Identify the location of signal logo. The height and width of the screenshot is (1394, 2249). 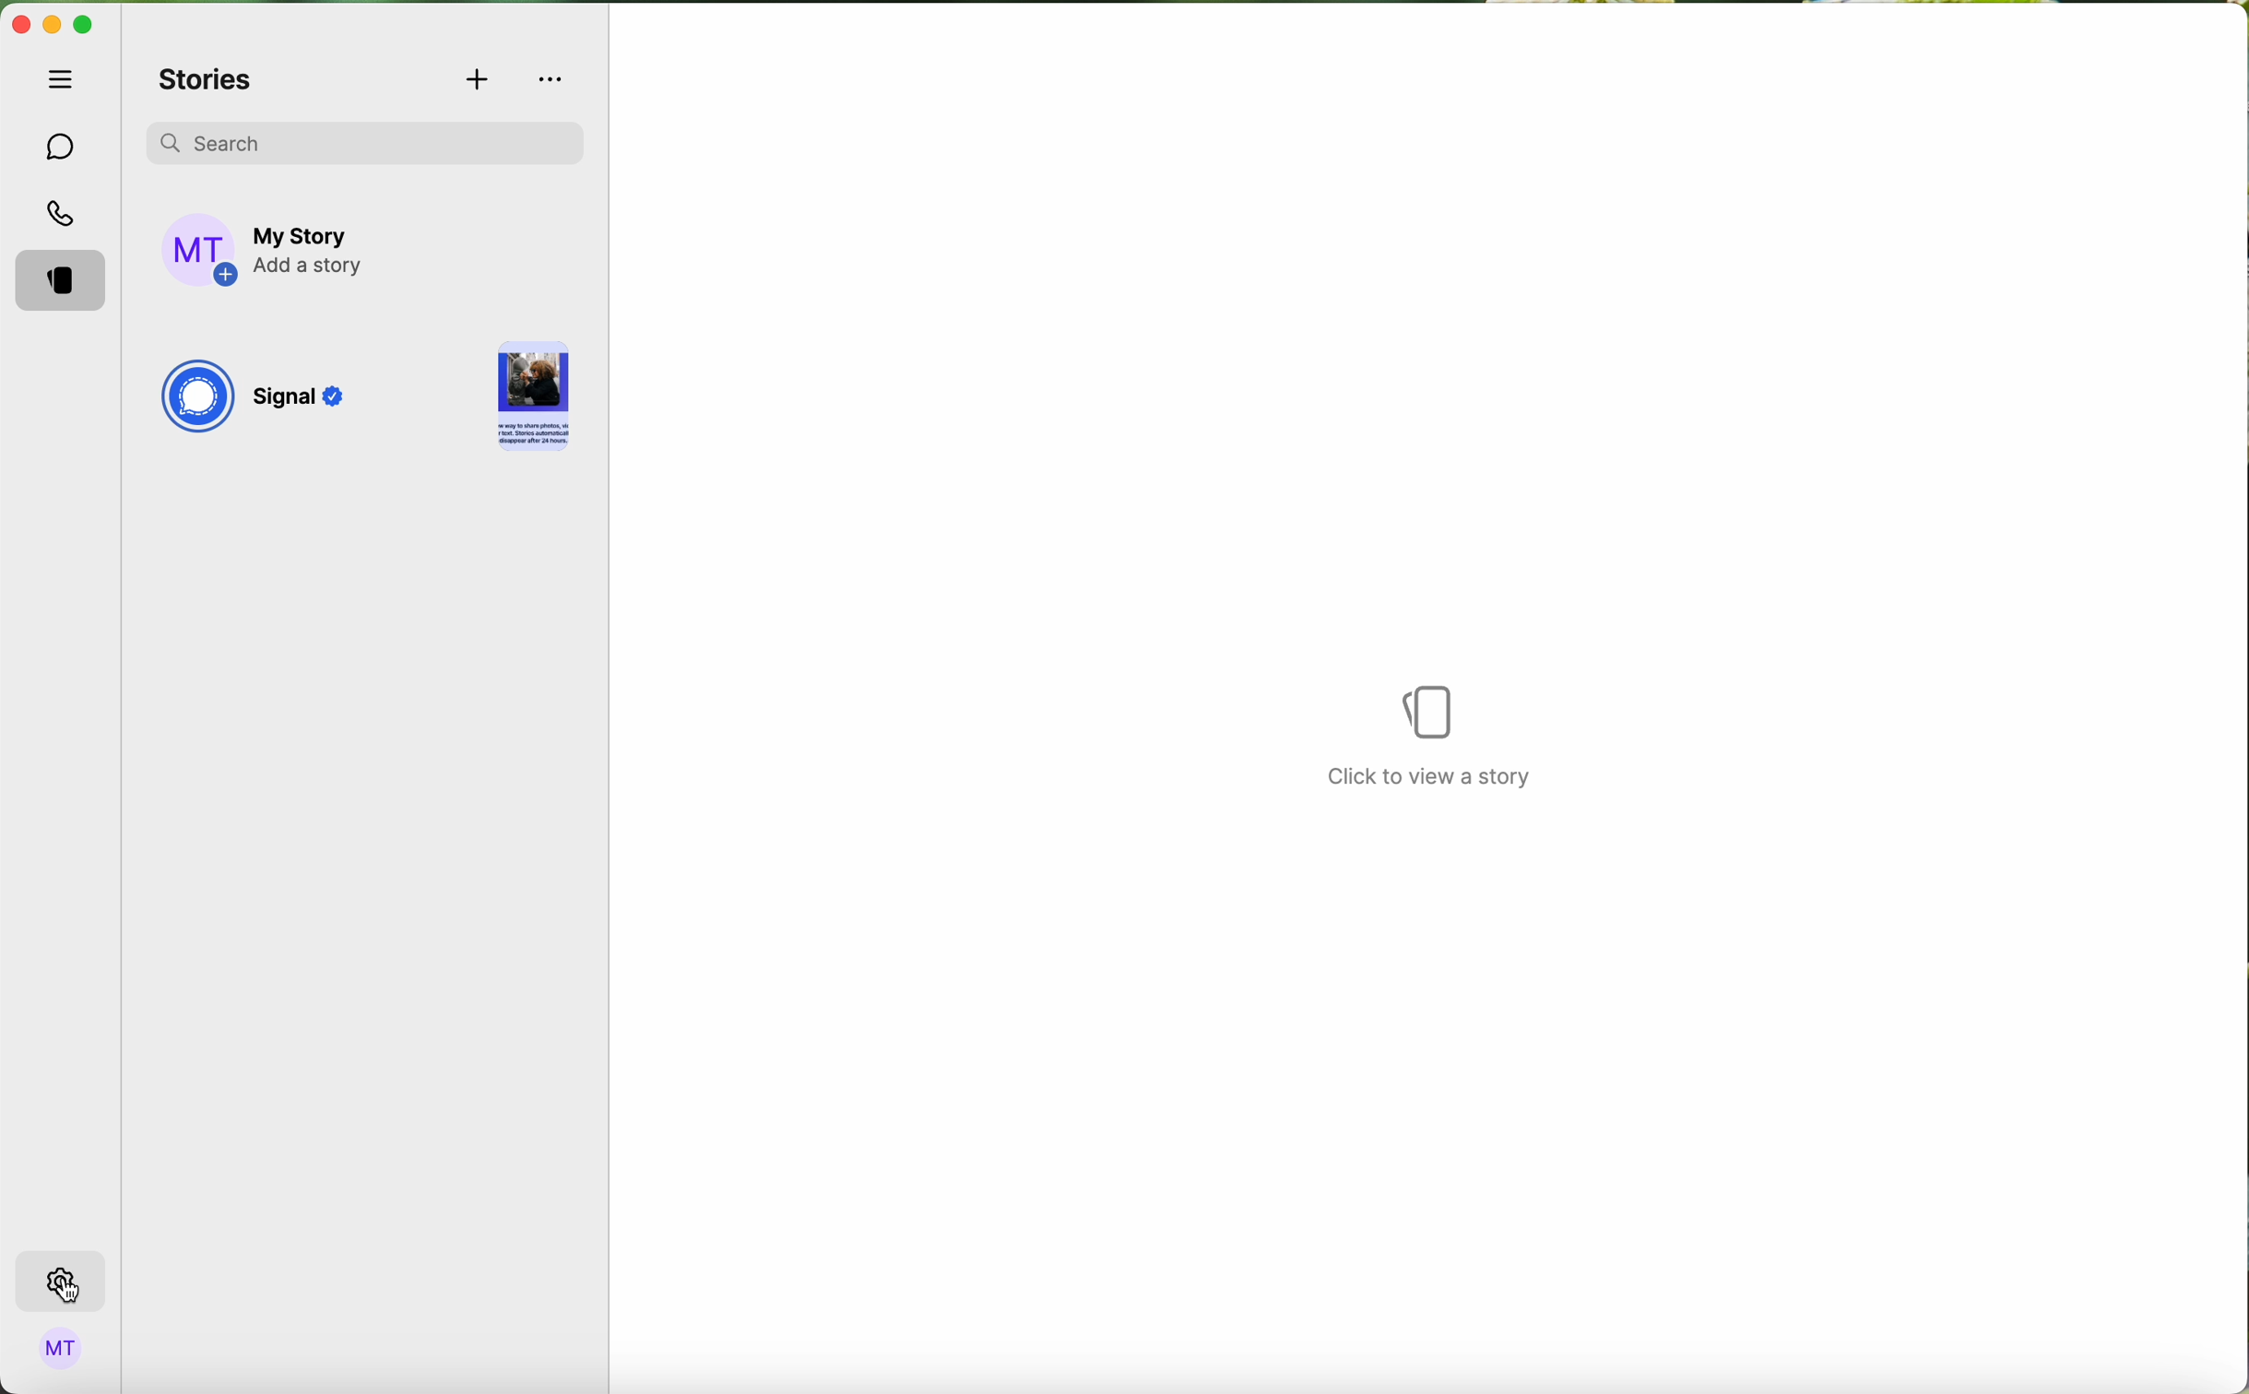
(196, 399).